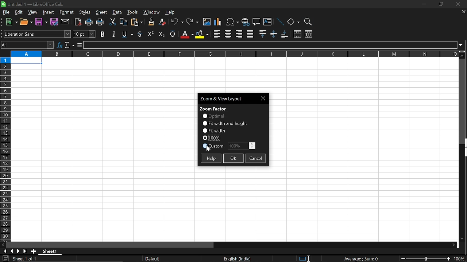 This screenshot has width=467, height=262. I want to click on name box, so click(28, 45).